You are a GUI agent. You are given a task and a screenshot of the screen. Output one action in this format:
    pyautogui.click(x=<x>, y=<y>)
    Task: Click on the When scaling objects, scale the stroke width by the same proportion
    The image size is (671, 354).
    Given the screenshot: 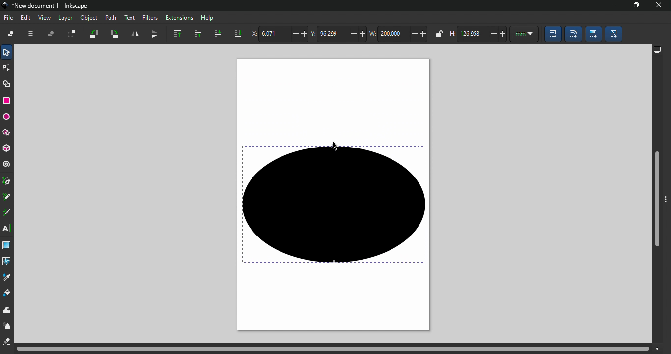 What is the action you would take?
    pyautogui.click(x=554, y=35)
    